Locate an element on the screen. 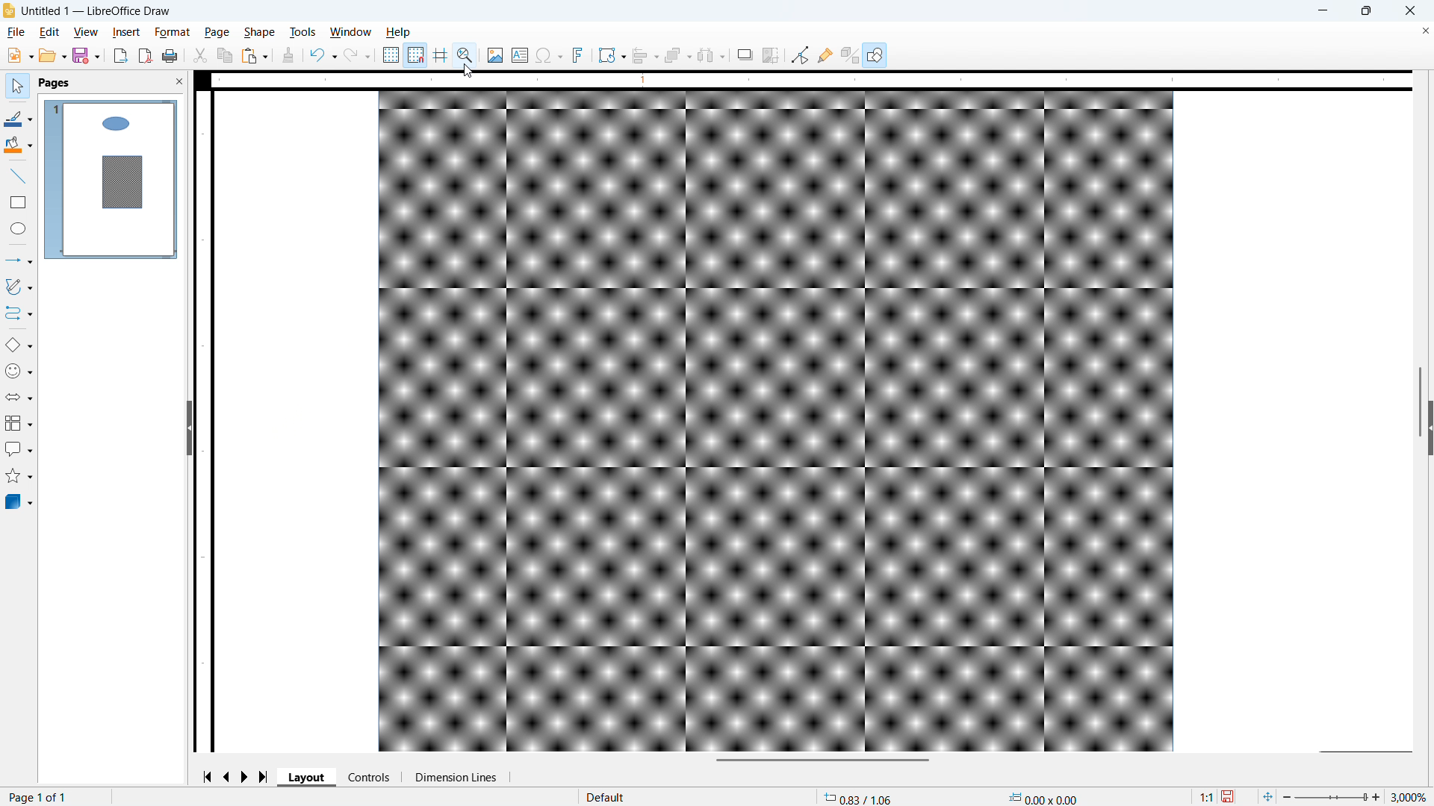 This screenshot has height=806, width=1434. Controls  is located at coordinates (370, 778).